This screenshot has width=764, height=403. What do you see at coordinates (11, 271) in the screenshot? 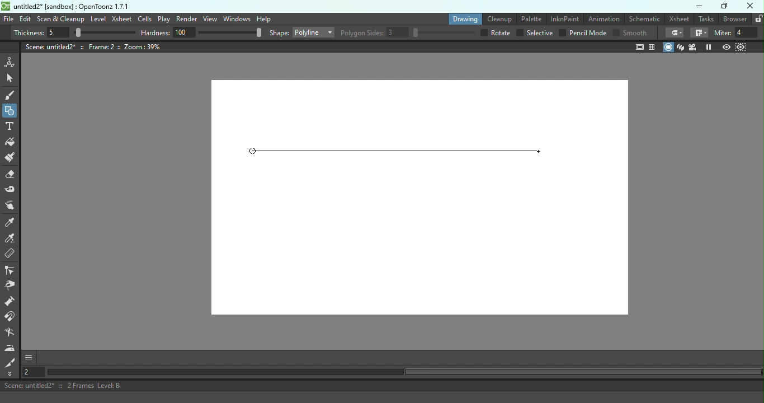
I see `Control point editor tool` at bounding box center [11, 271].